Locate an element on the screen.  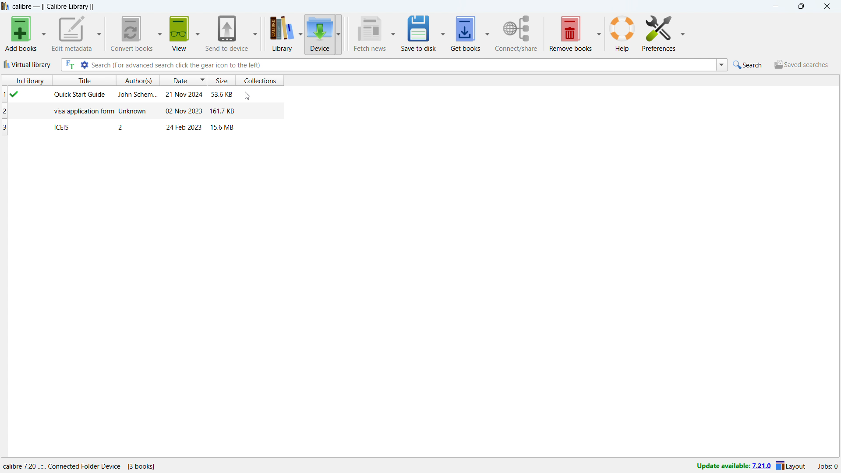
minimize is located at coordinates (775, 7).